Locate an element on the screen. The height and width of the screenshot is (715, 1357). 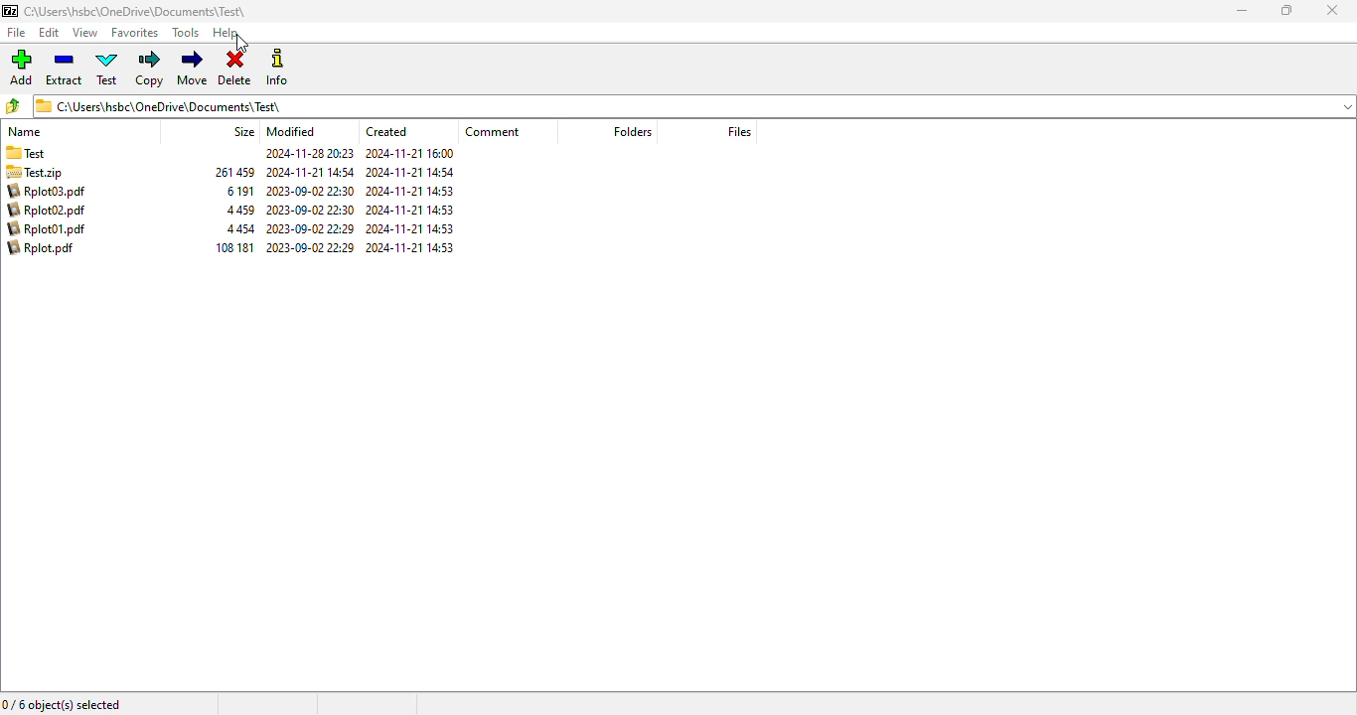
Rplot.pdf is located at coordinates (46, 248).